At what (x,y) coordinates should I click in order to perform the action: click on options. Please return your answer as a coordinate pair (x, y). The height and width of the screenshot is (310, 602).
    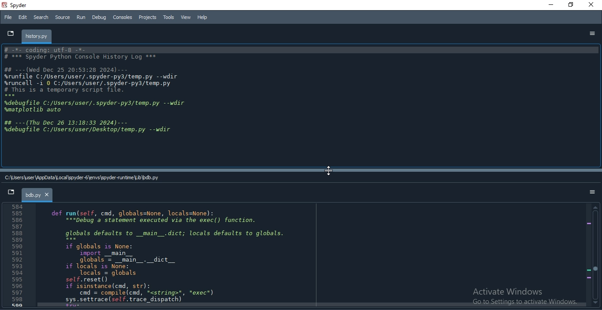
    Looking at the image, I should click on (593, 191).